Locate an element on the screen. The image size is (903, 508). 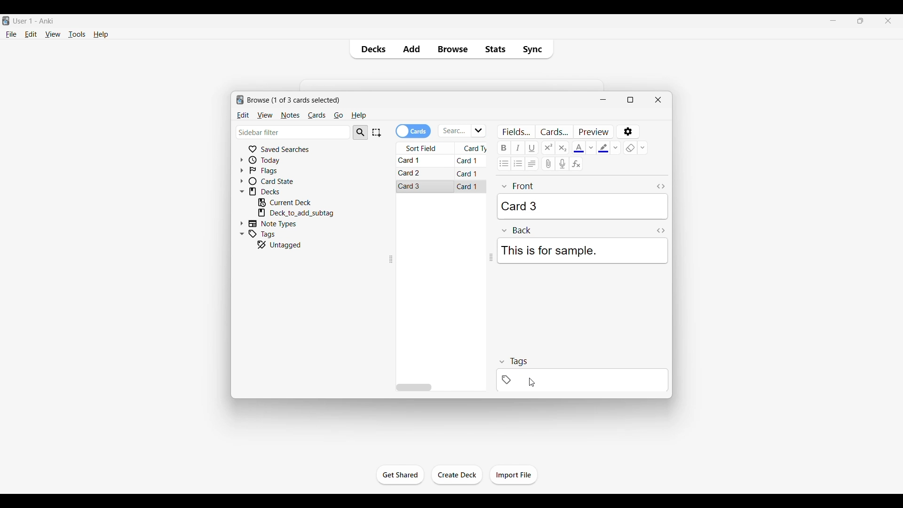
Click to expand card state is located at coordinates (242, 181).